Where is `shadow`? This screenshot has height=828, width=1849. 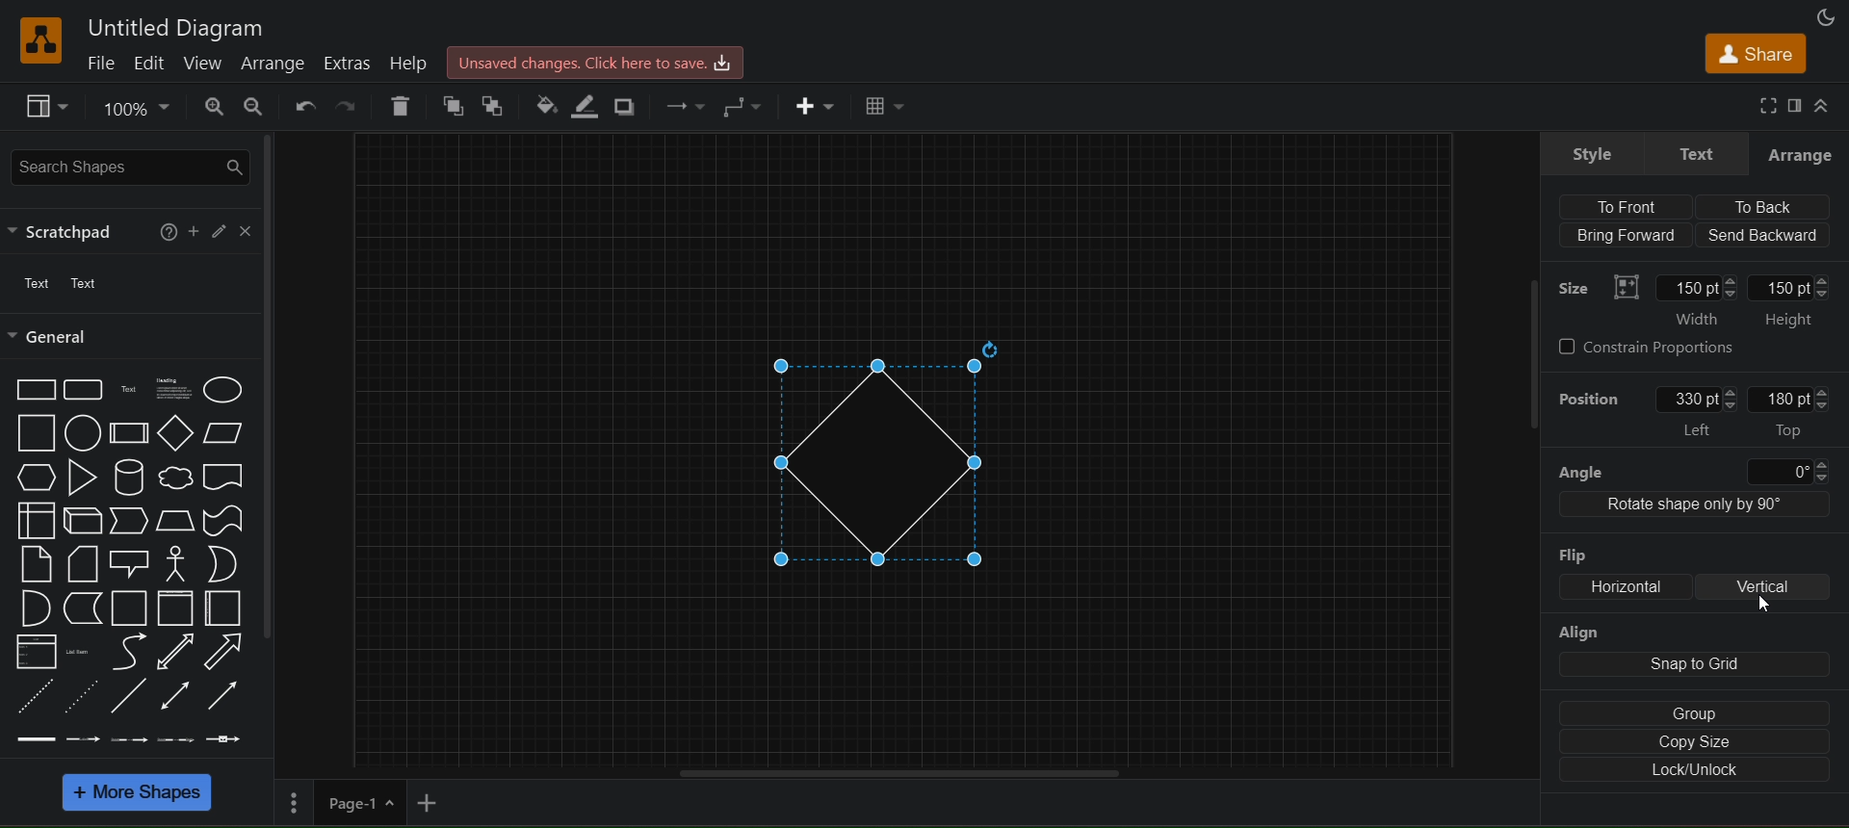
shadow is located at coordinates (627, 106).